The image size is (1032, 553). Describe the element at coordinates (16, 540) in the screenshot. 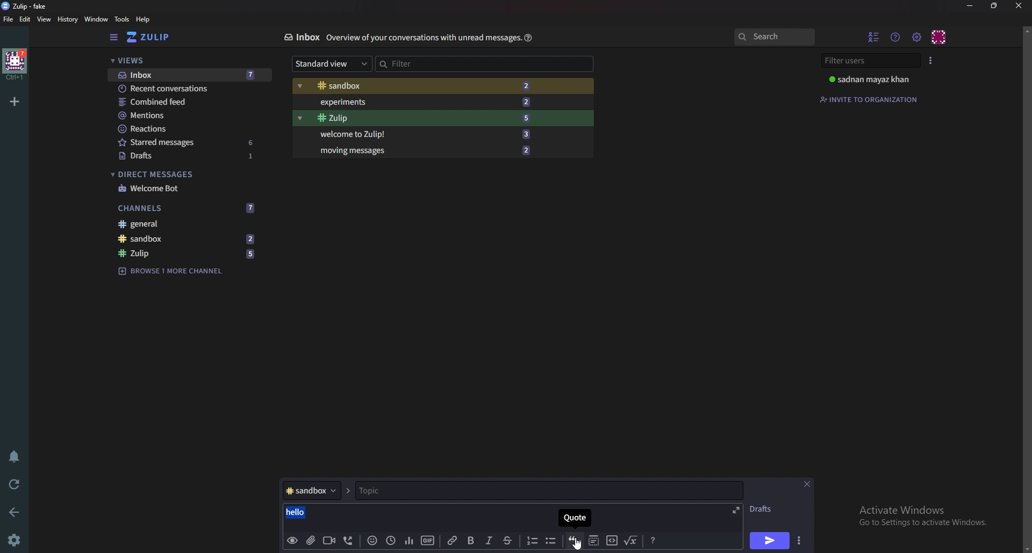

I see `settings` at that location.